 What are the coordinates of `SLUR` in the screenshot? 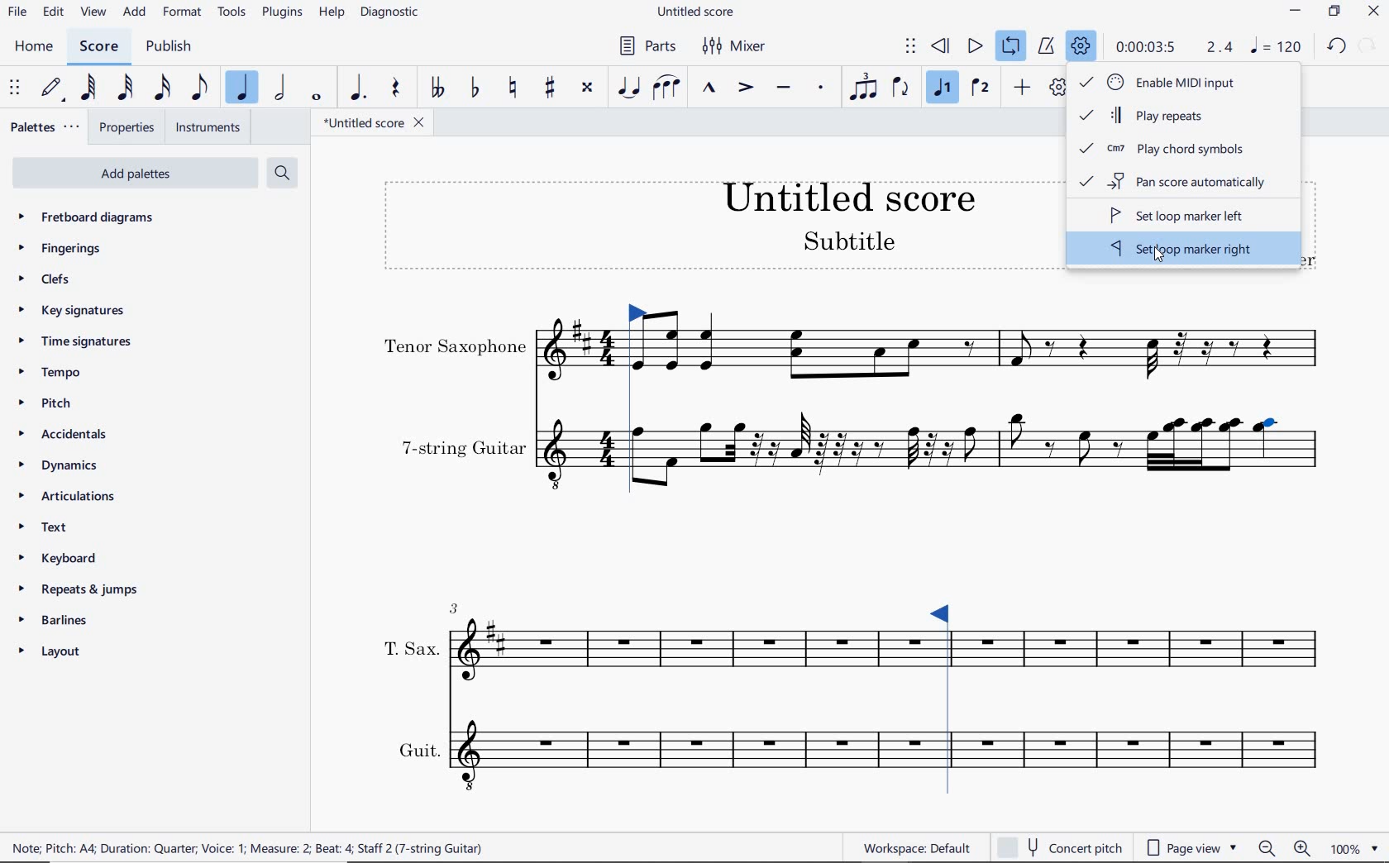 It's located at (666, 88).